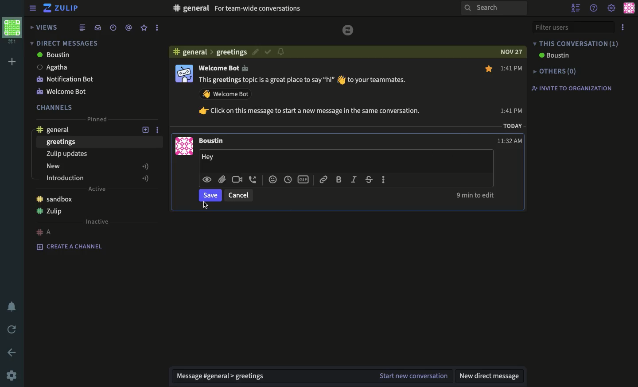  I want to click on This greetings topic is a great place to say “hi”  to your teammates. Welcome back. Click on this message to start a new message in the same conversation., so click(318, 99).